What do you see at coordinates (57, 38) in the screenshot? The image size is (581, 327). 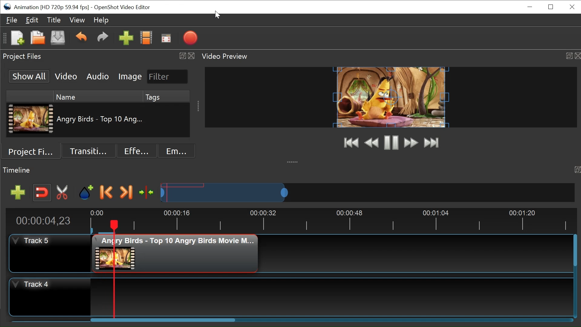 I see `Save Project` at bounding box center [57, 38].